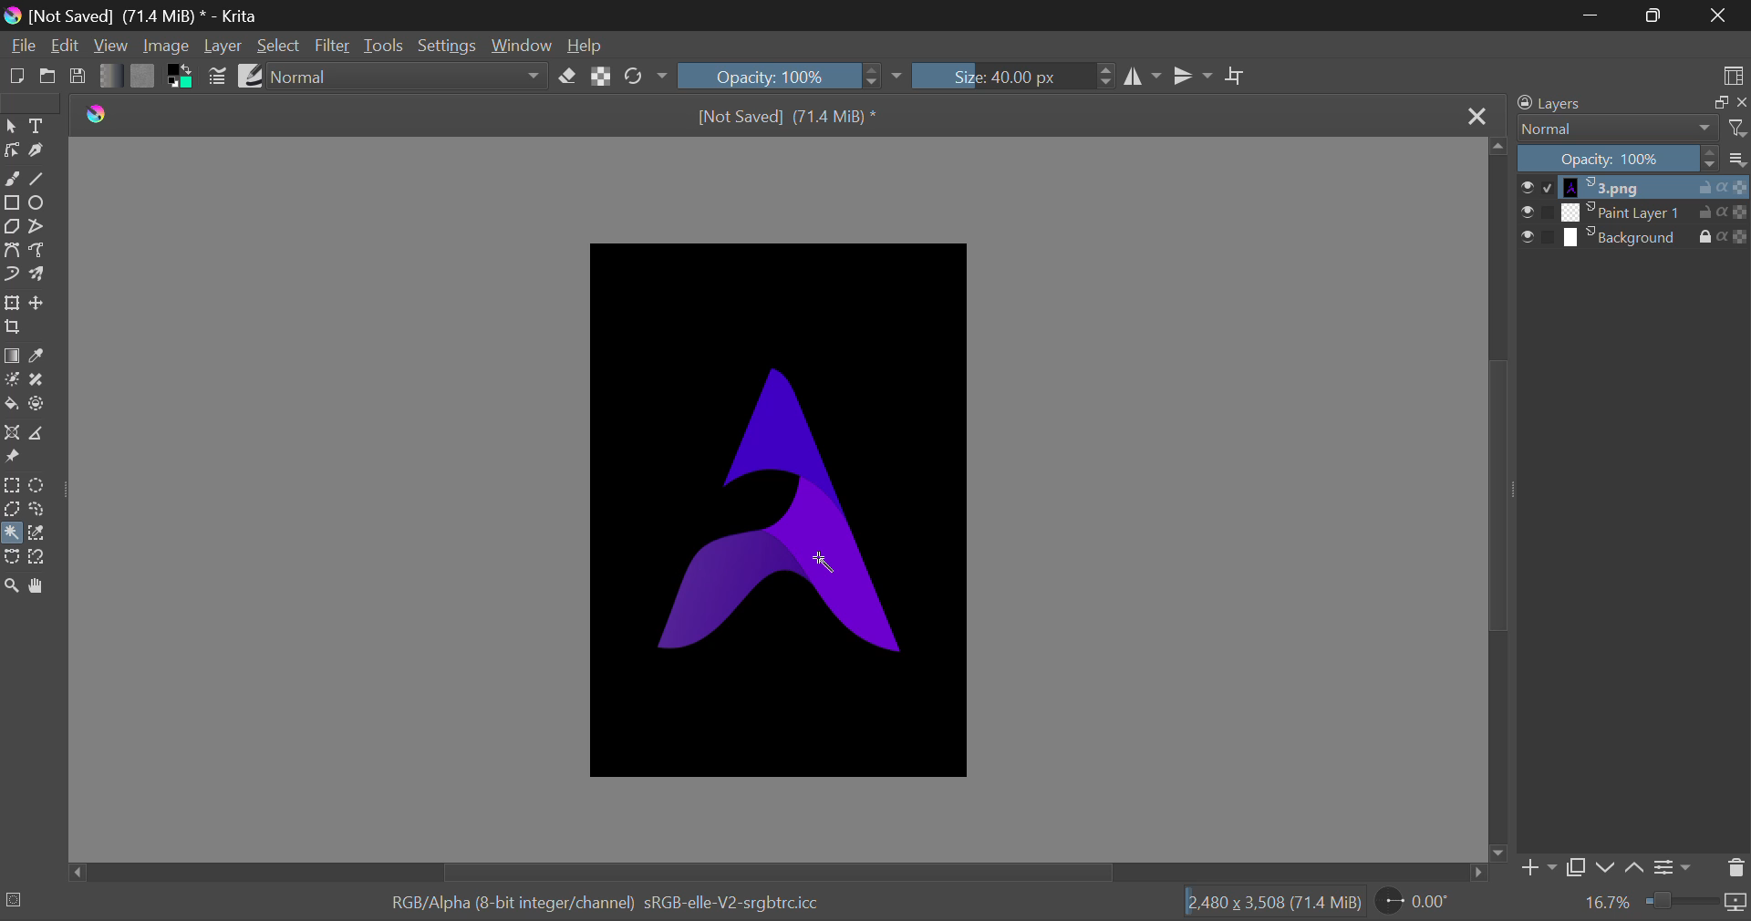  Describe the element at coordinates (1735, 160) in the screenshot. I see `more options` at that location.